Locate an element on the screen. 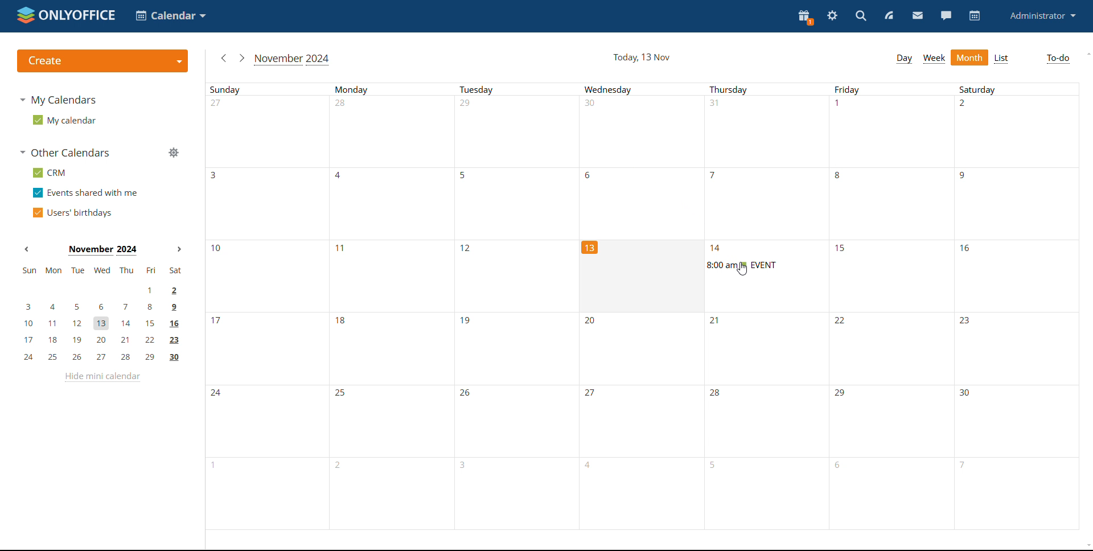 Image resolution: width=1093 pixels, height=551 pixels. cursor is located at coordinates (743, 270).